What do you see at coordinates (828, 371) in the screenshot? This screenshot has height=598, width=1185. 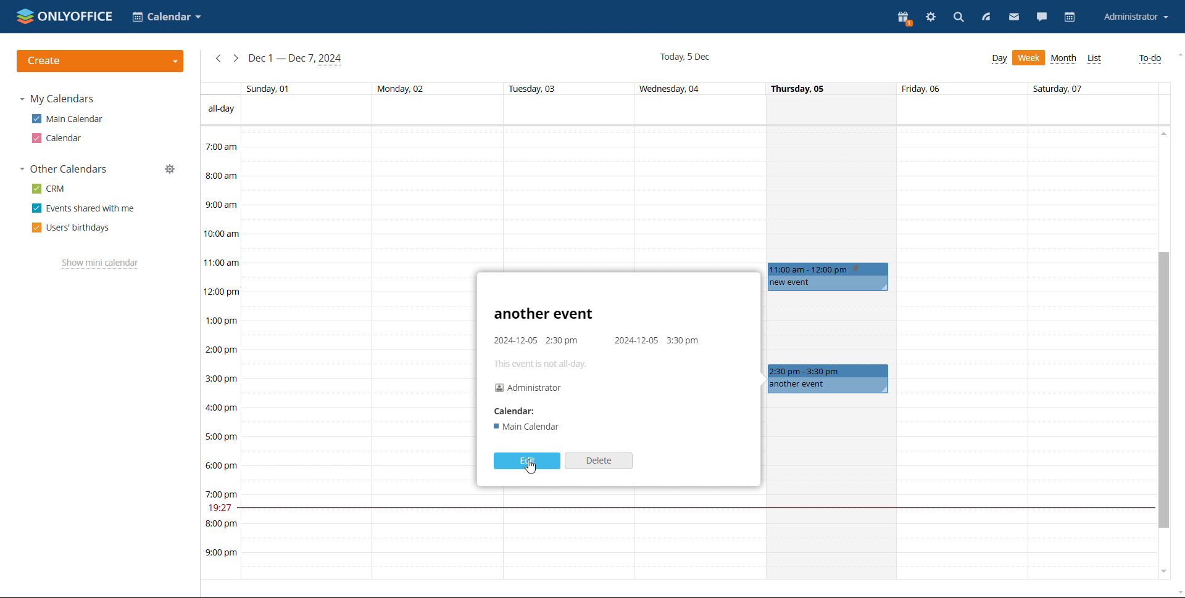 I see `2:30am to 3:30pm` at bounding box center [828, 371].